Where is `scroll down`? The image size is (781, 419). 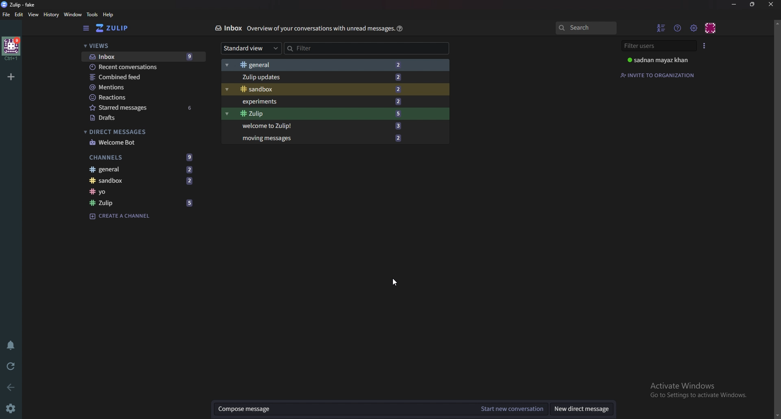
scroll down is located at coordinates (776, 416).